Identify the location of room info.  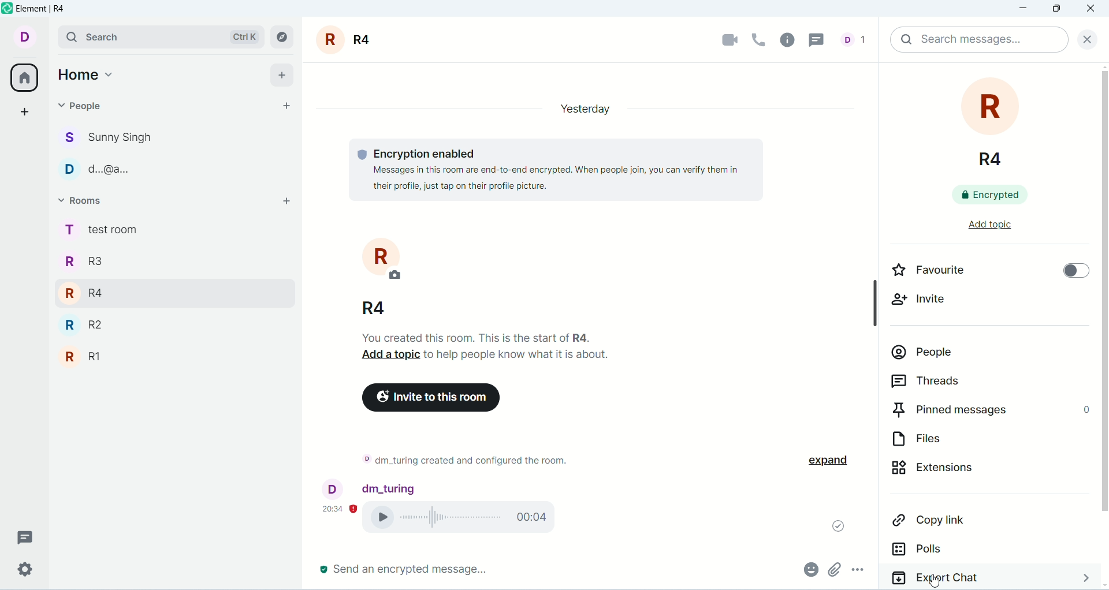
(791, 40).